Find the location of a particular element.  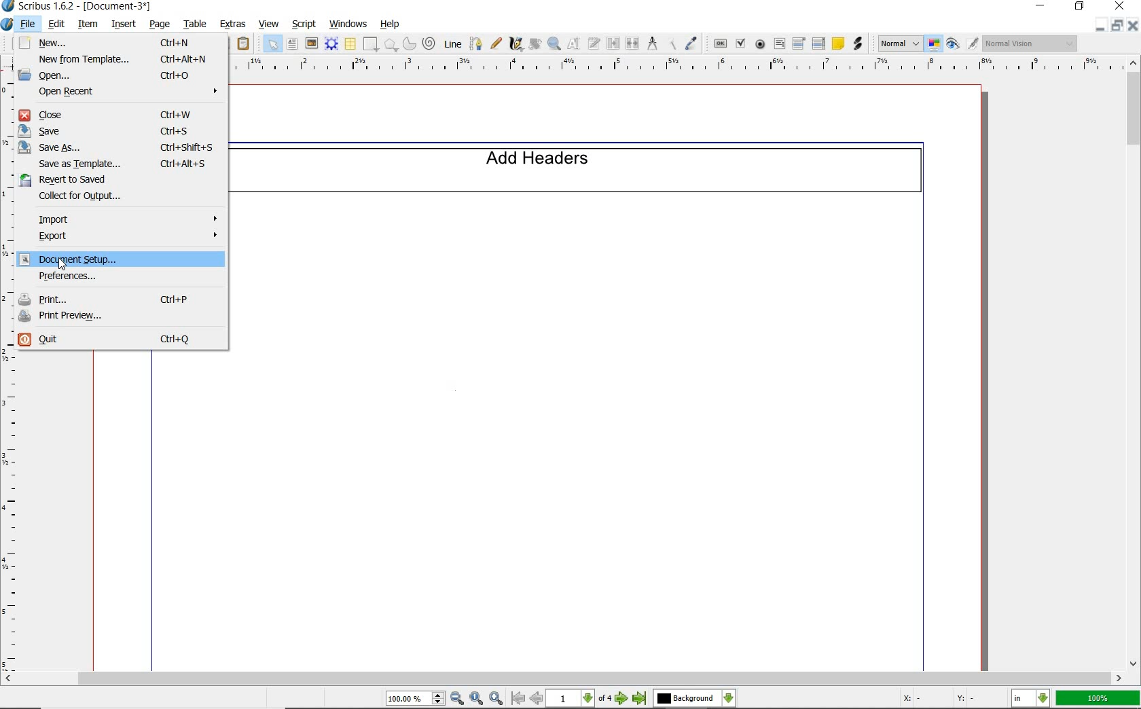

edit contents of frame is located at coordinates (574, 43).